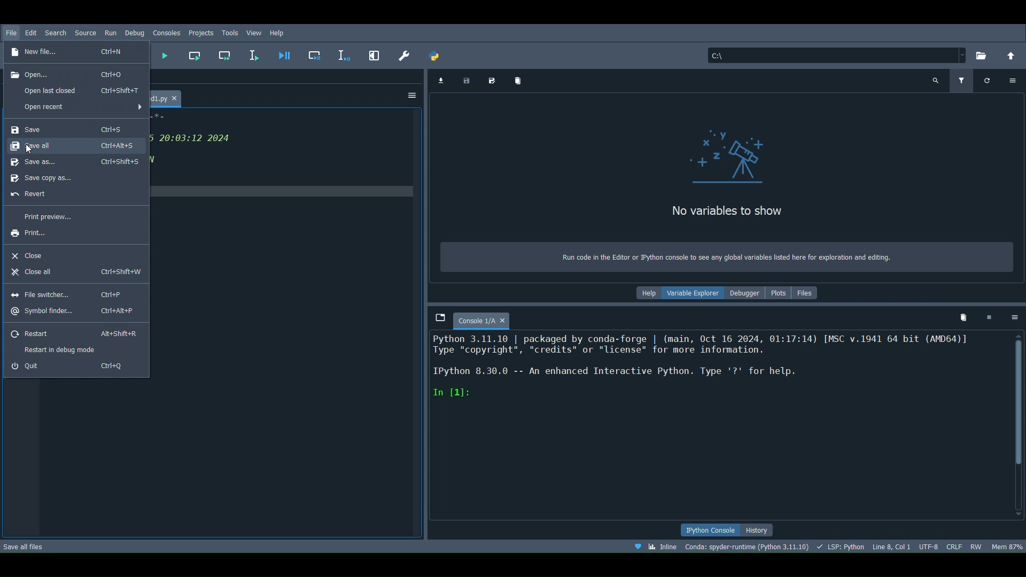  Describe the element at coordinates (67, 253) in the screenshot. I see `Close` at that location.